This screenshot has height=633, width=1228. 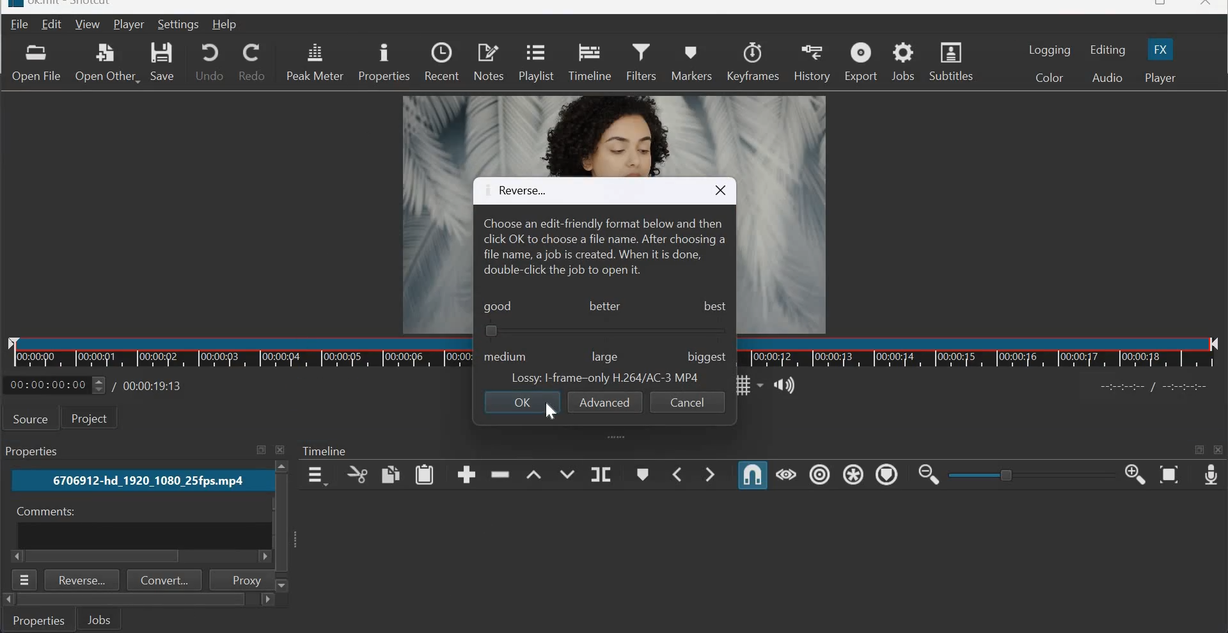 I want to click on Save, so click(x=165, y=61).